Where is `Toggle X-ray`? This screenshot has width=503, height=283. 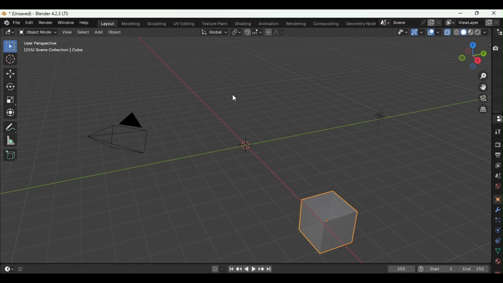
Toggle X-ray is located at coordinates (447, 32).